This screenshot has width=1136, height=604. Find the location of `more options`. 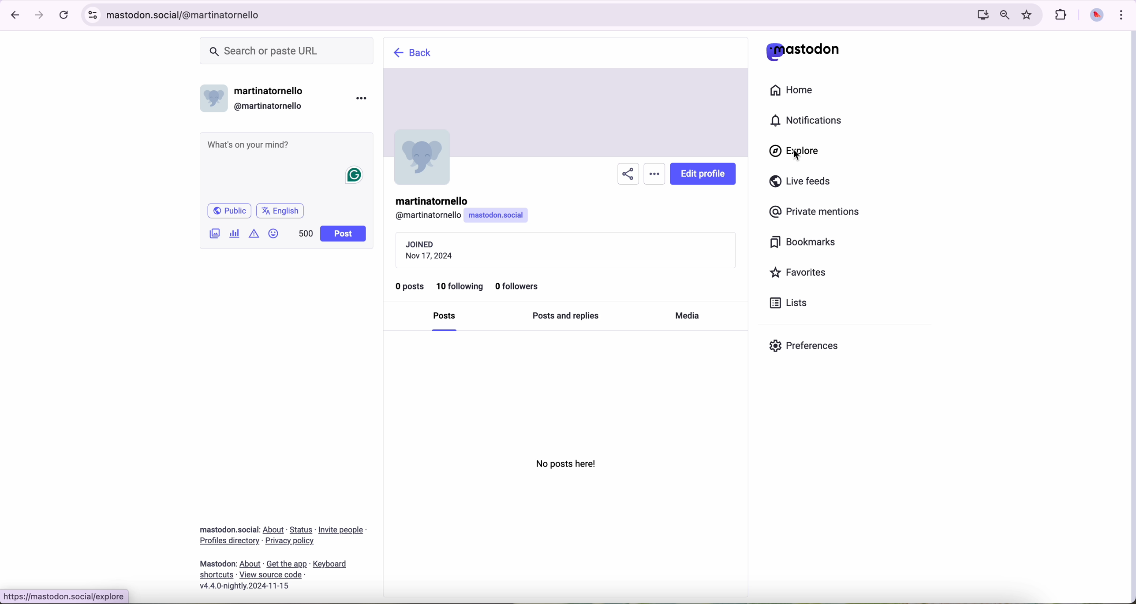

more options is located at coordinates (361, 100).